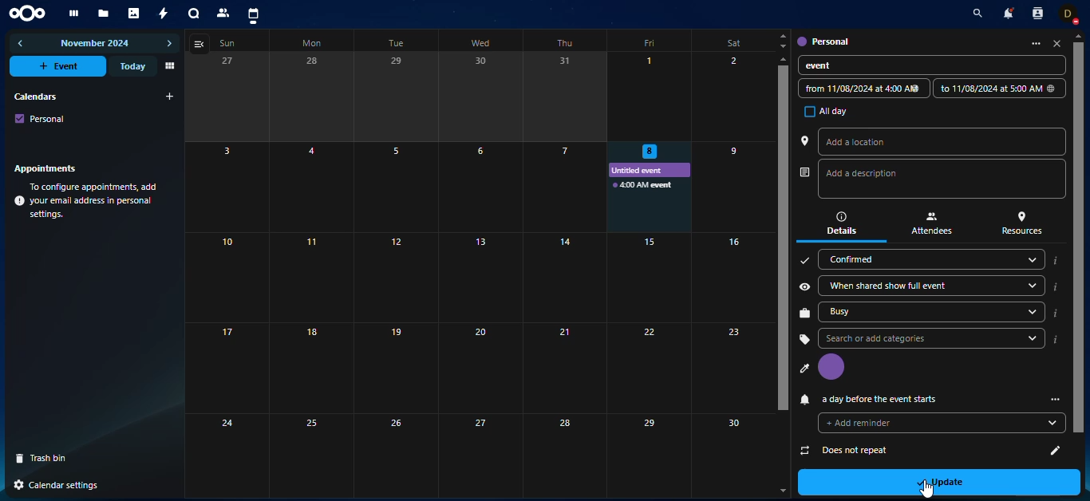  I want to click on 28, so click(312, 96).